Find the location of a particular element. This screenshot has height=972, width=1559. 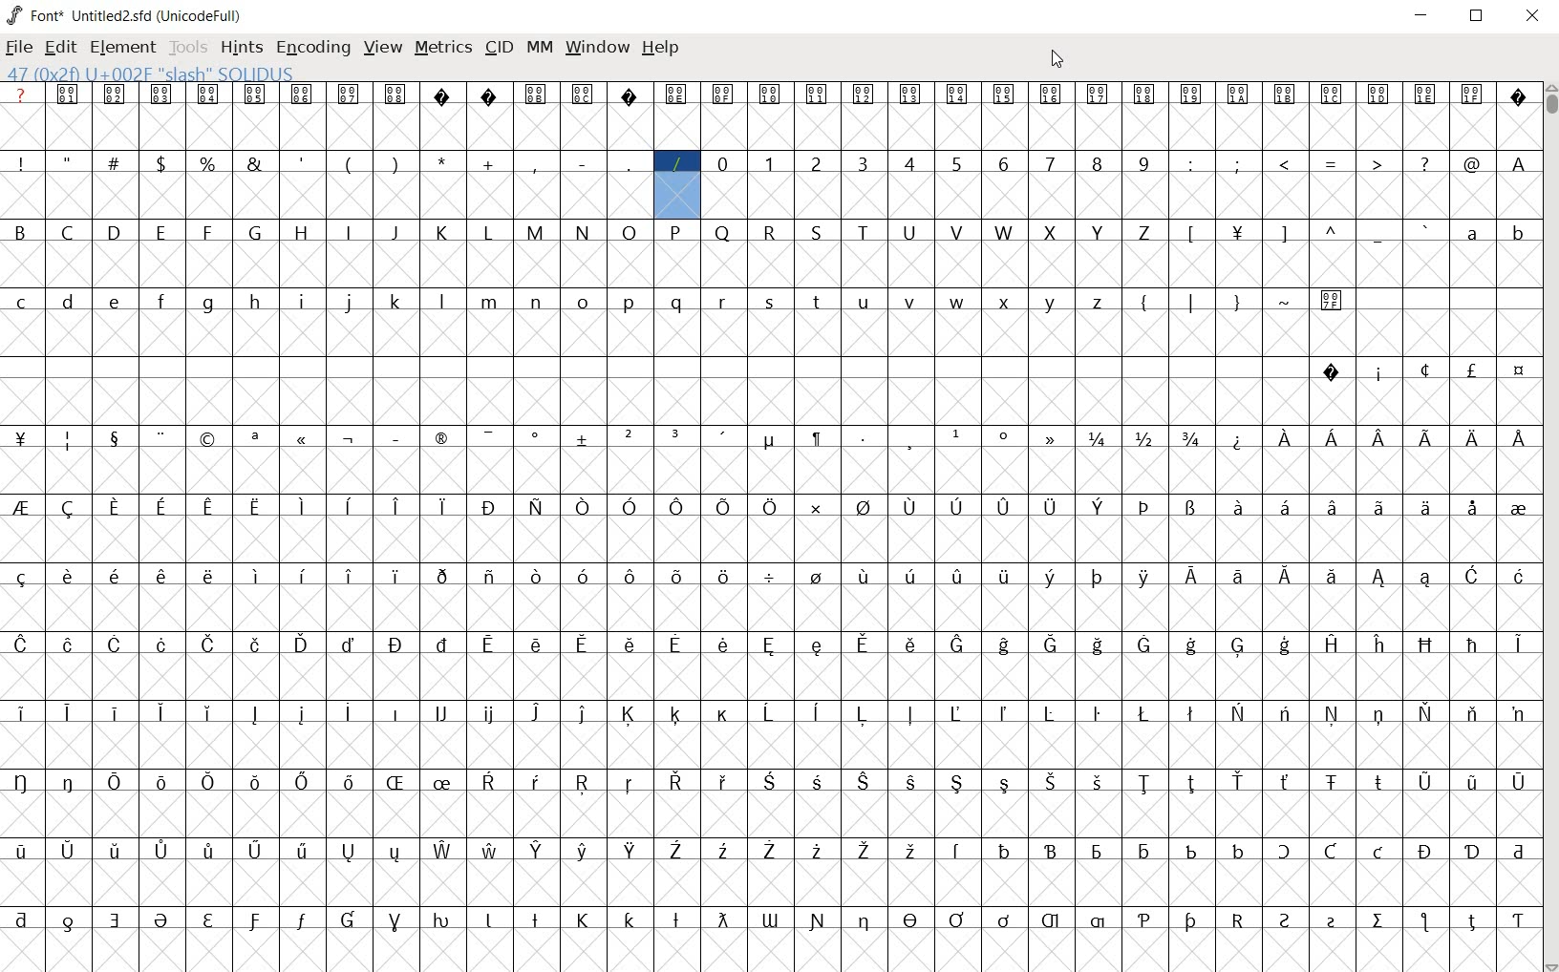

glyph is located at coordinates (583, 576).